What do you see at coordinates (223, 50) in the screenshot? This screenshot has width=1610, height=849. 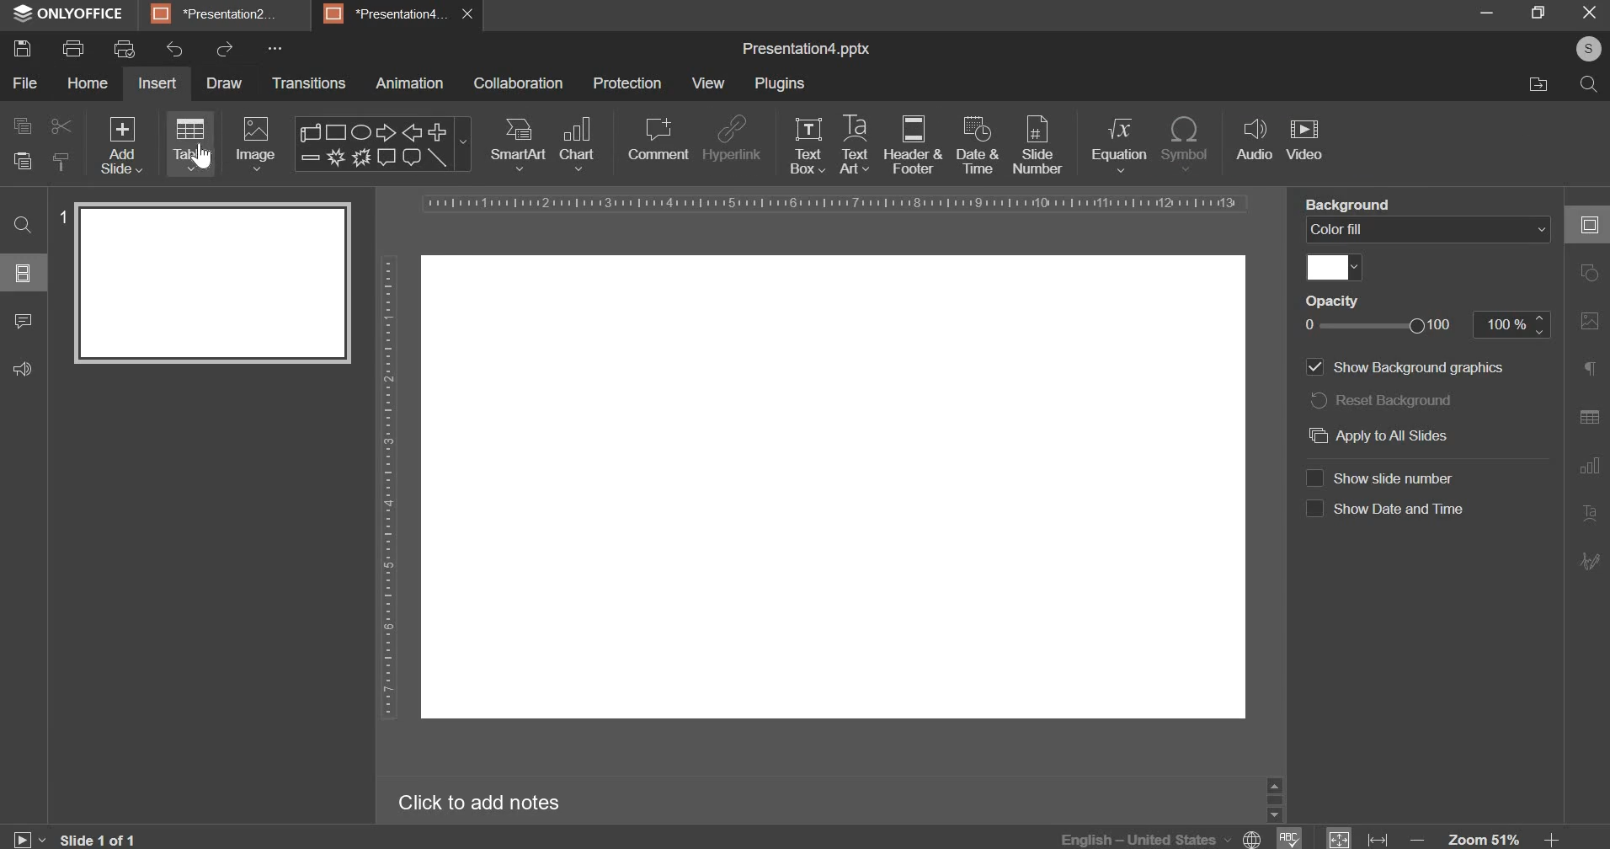 I see `redo` at bounding box center [223, 50].